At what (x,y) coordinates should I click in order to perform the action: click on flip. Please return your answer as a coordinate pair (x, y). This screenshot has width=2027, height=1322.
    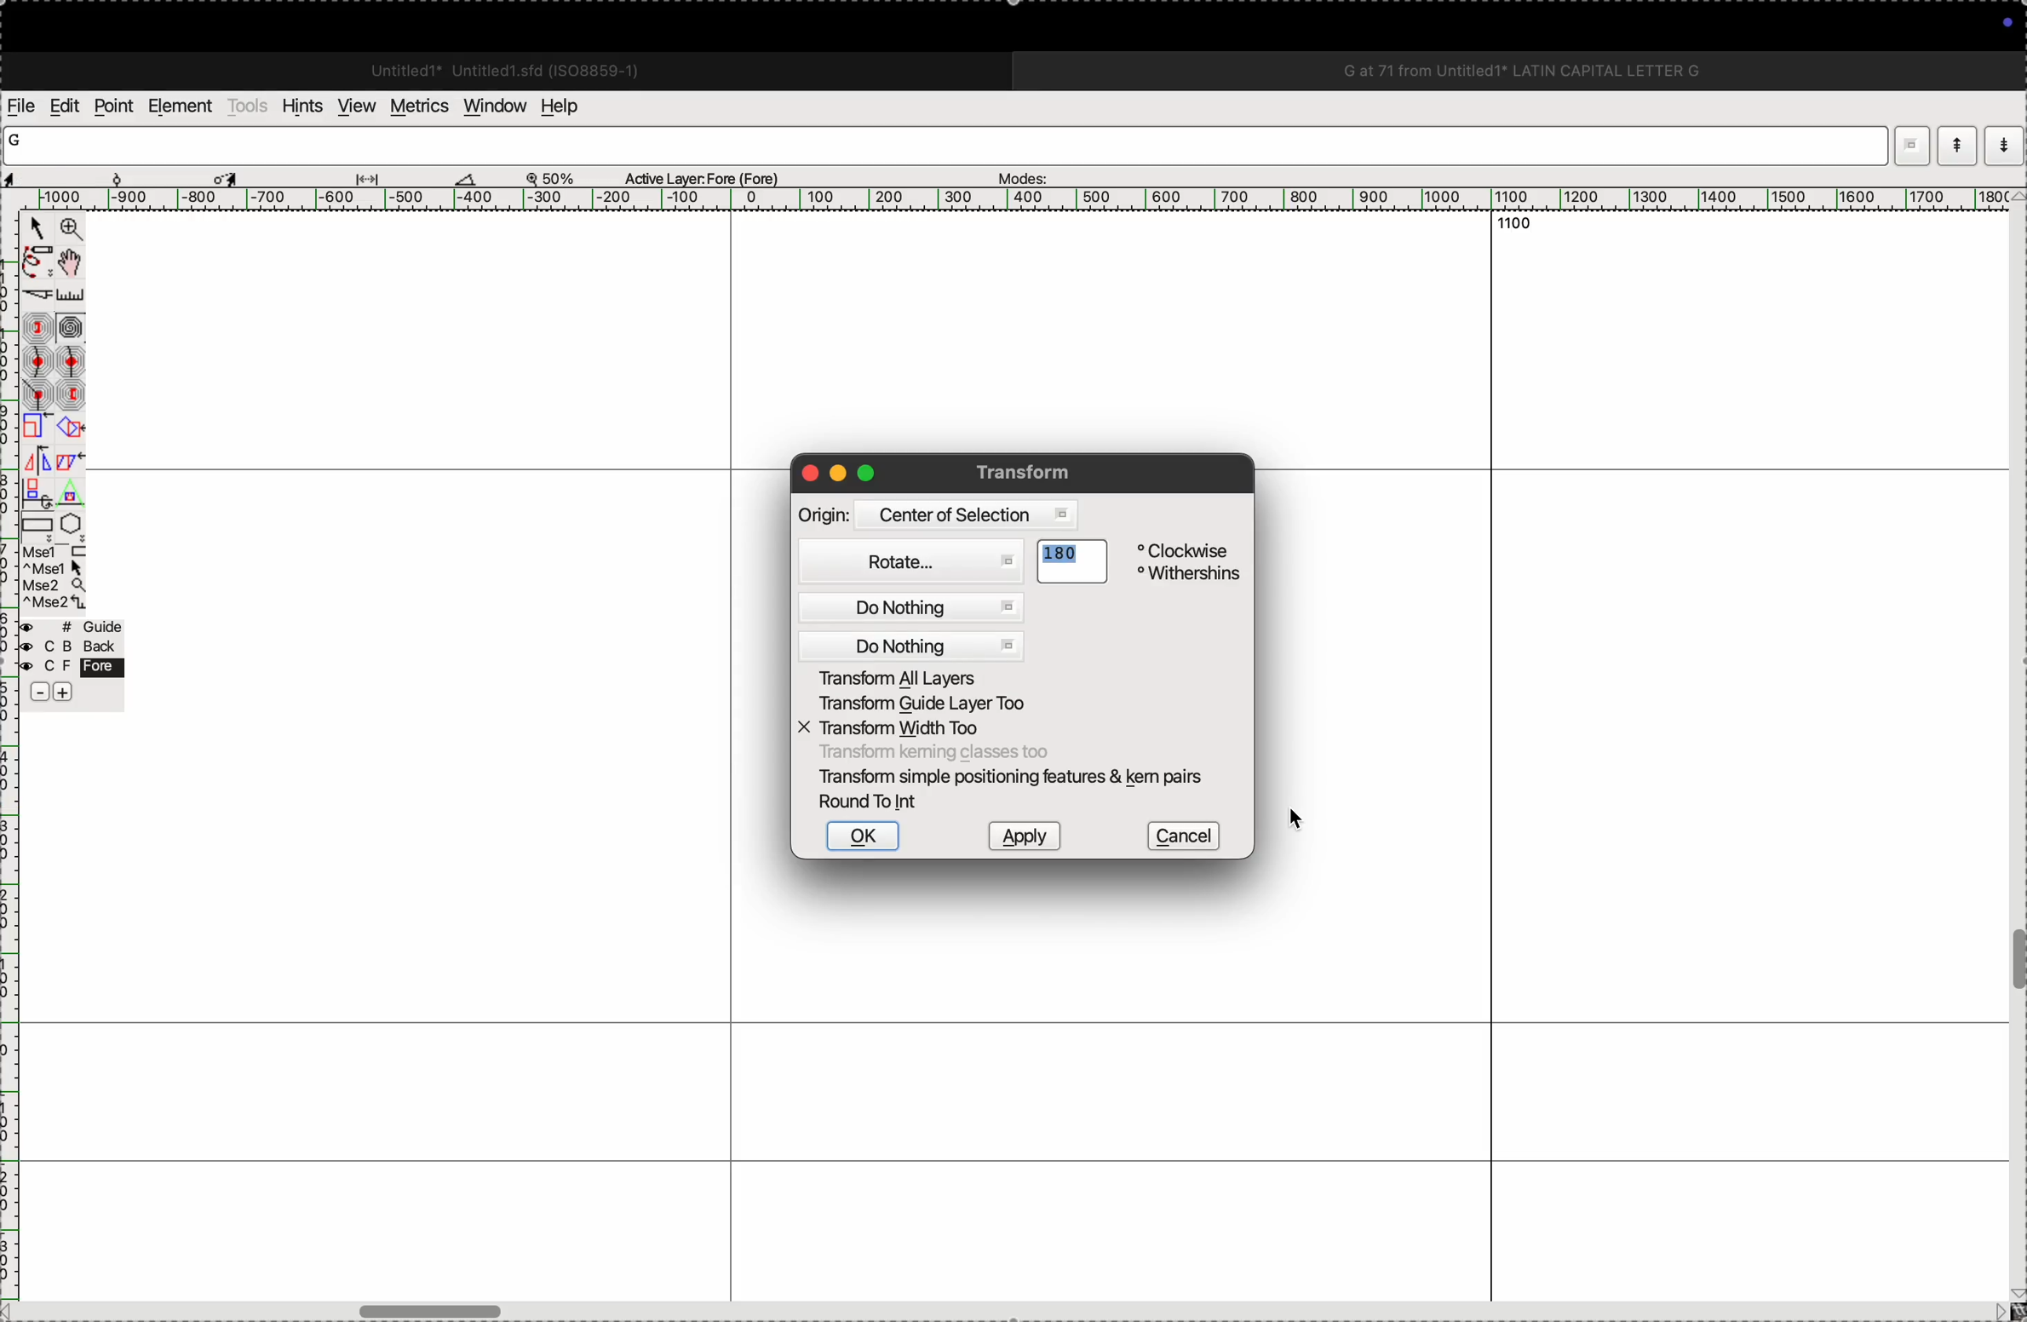
    Looking at the image, I should click on (37, 461).